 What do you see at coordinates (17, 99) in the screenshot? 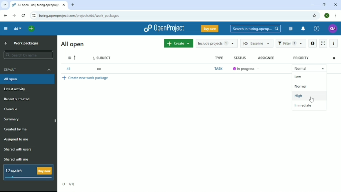
I see `Recently created` at bounding box center [17, 99].